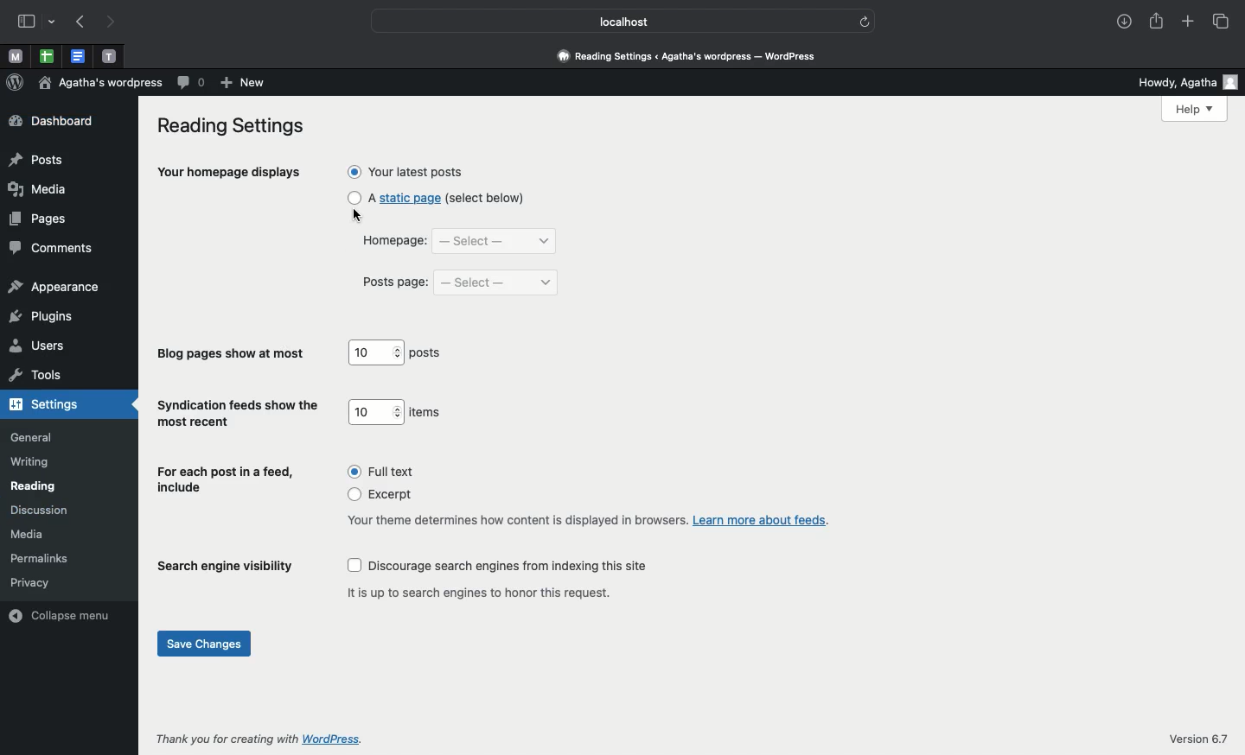 This screenshot has width=1245, height=755. What do you see at coordinates (230, 174) in the screenshot?
I see `Your homepage displays` at bounding box center [230, 174].